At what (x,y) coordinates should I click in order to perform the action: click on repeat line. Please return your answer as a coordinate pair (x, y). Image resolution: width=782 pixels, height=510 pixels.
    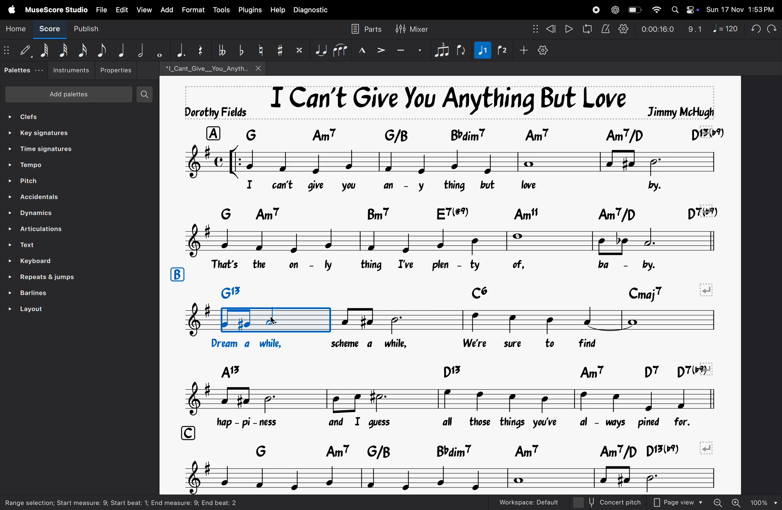
    Looking at the image, I should click on (44, 277).